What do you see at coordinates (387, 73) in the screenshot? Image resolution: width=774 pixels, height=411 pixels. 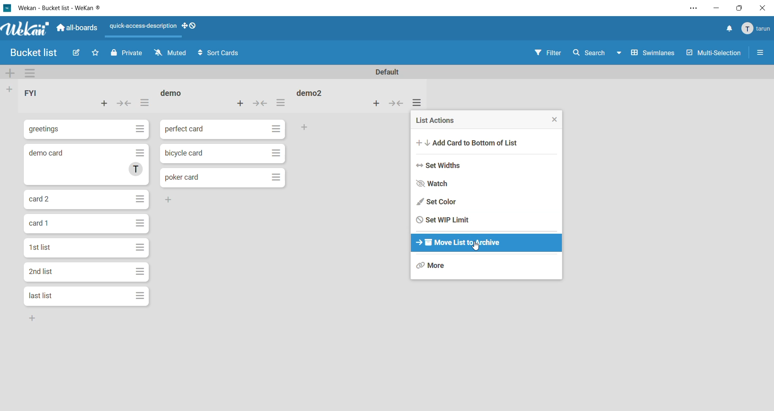 I see `swimlane name` at bounding box center [387, 73].